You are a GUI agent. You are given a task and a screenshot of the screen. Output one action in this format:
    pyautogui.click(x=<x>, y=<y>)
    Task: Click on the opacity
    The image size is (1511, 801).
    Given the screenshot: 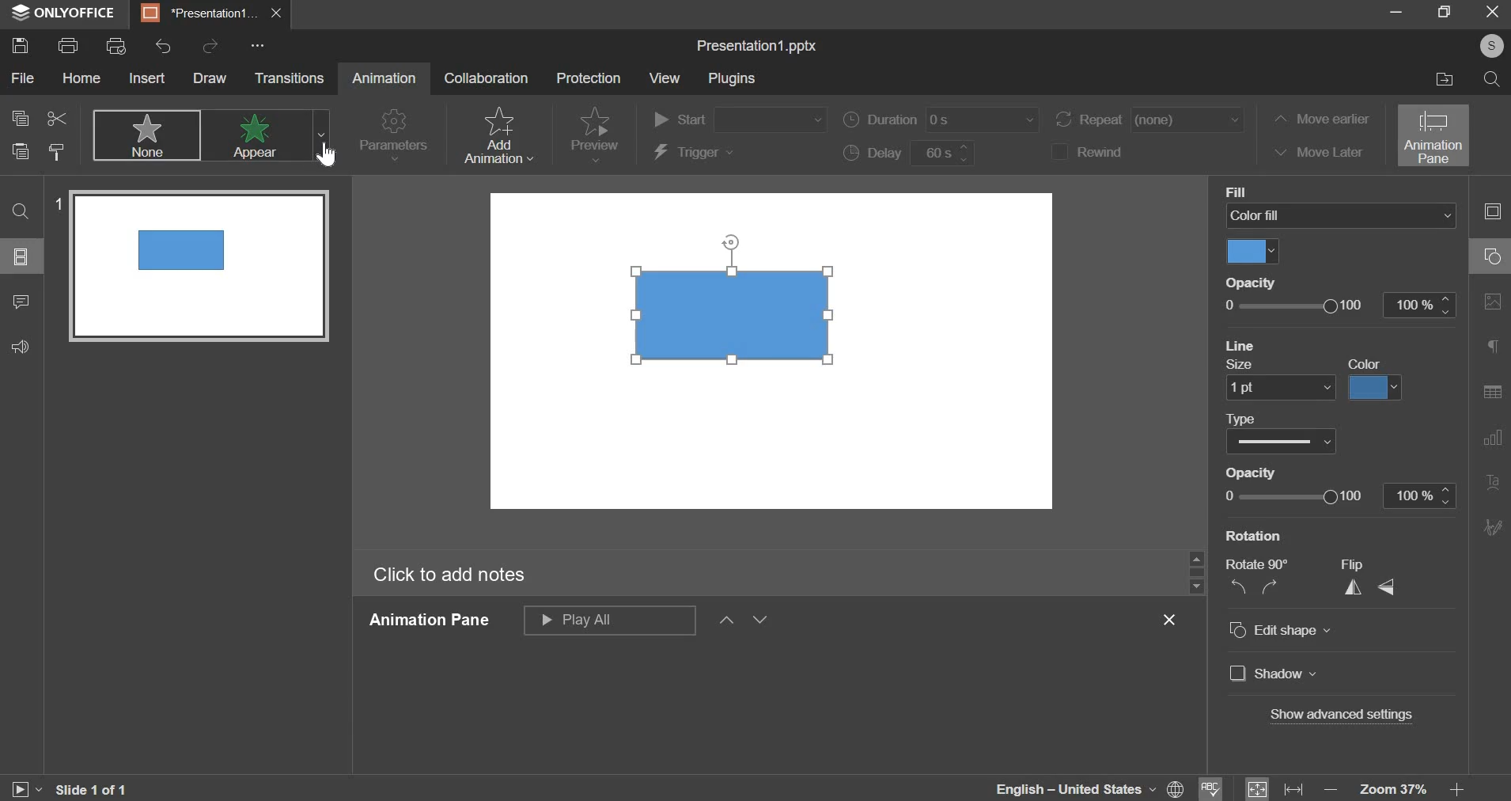 What is the action you would take?
    pyautogui.click(x=1294, y=496)
    